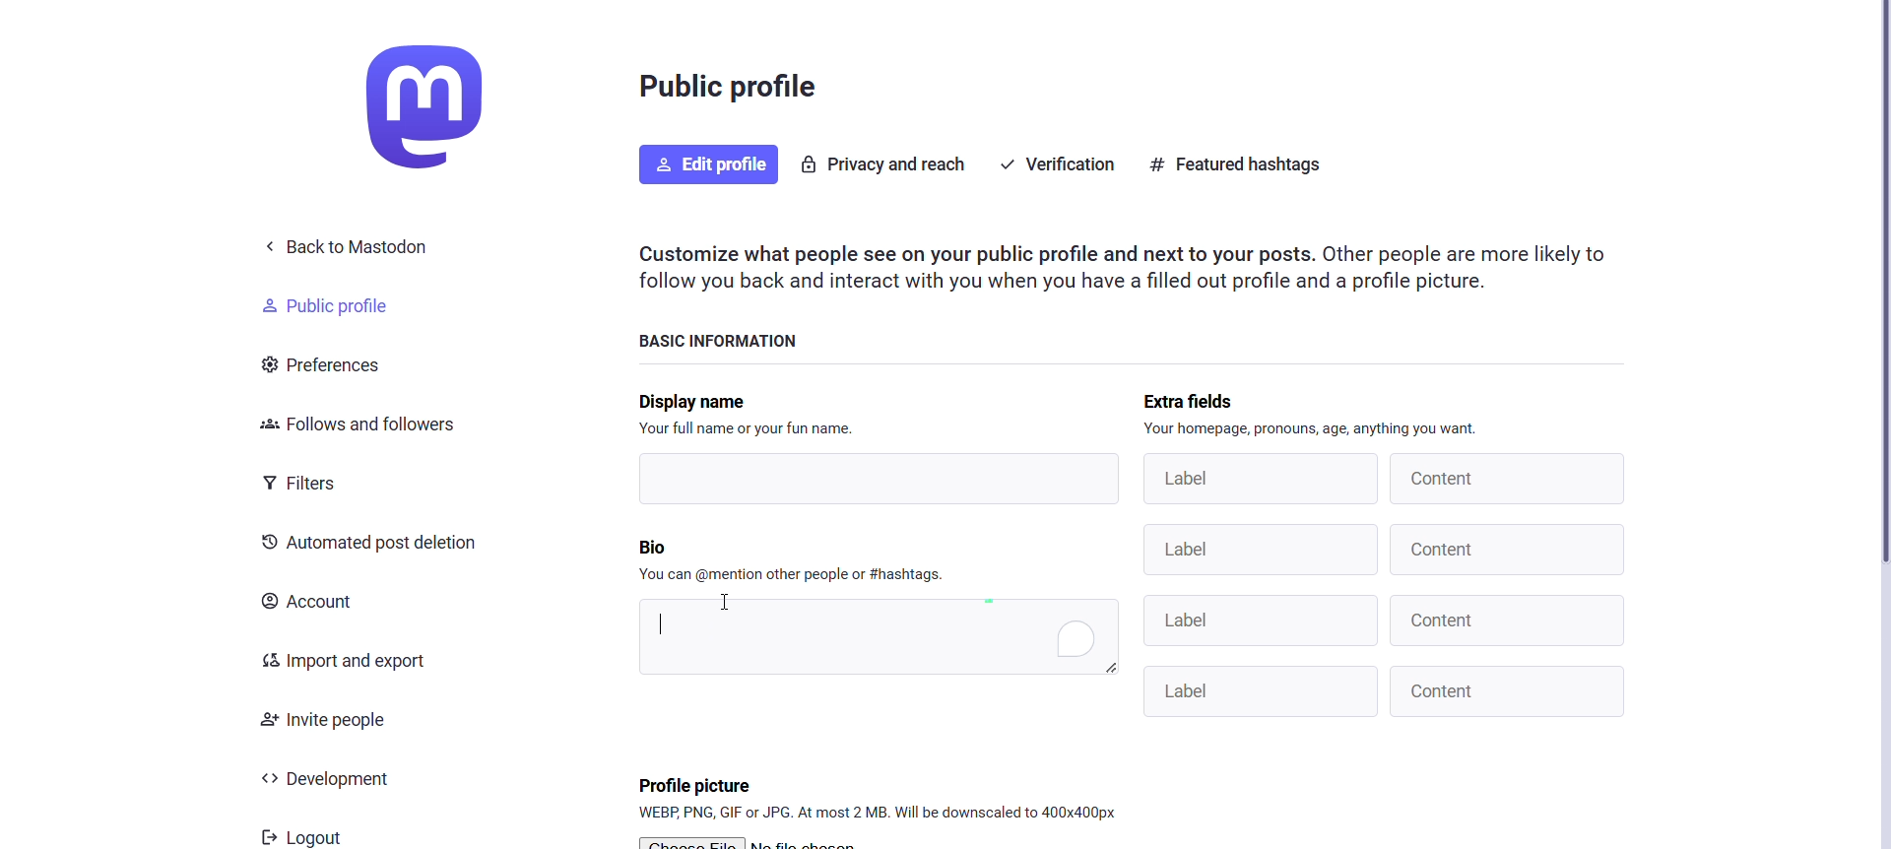 This screenshot has width=1891, height=849. Describe the element at coordinates (1509, 692) in the screenshot. I see `Content` at that location.